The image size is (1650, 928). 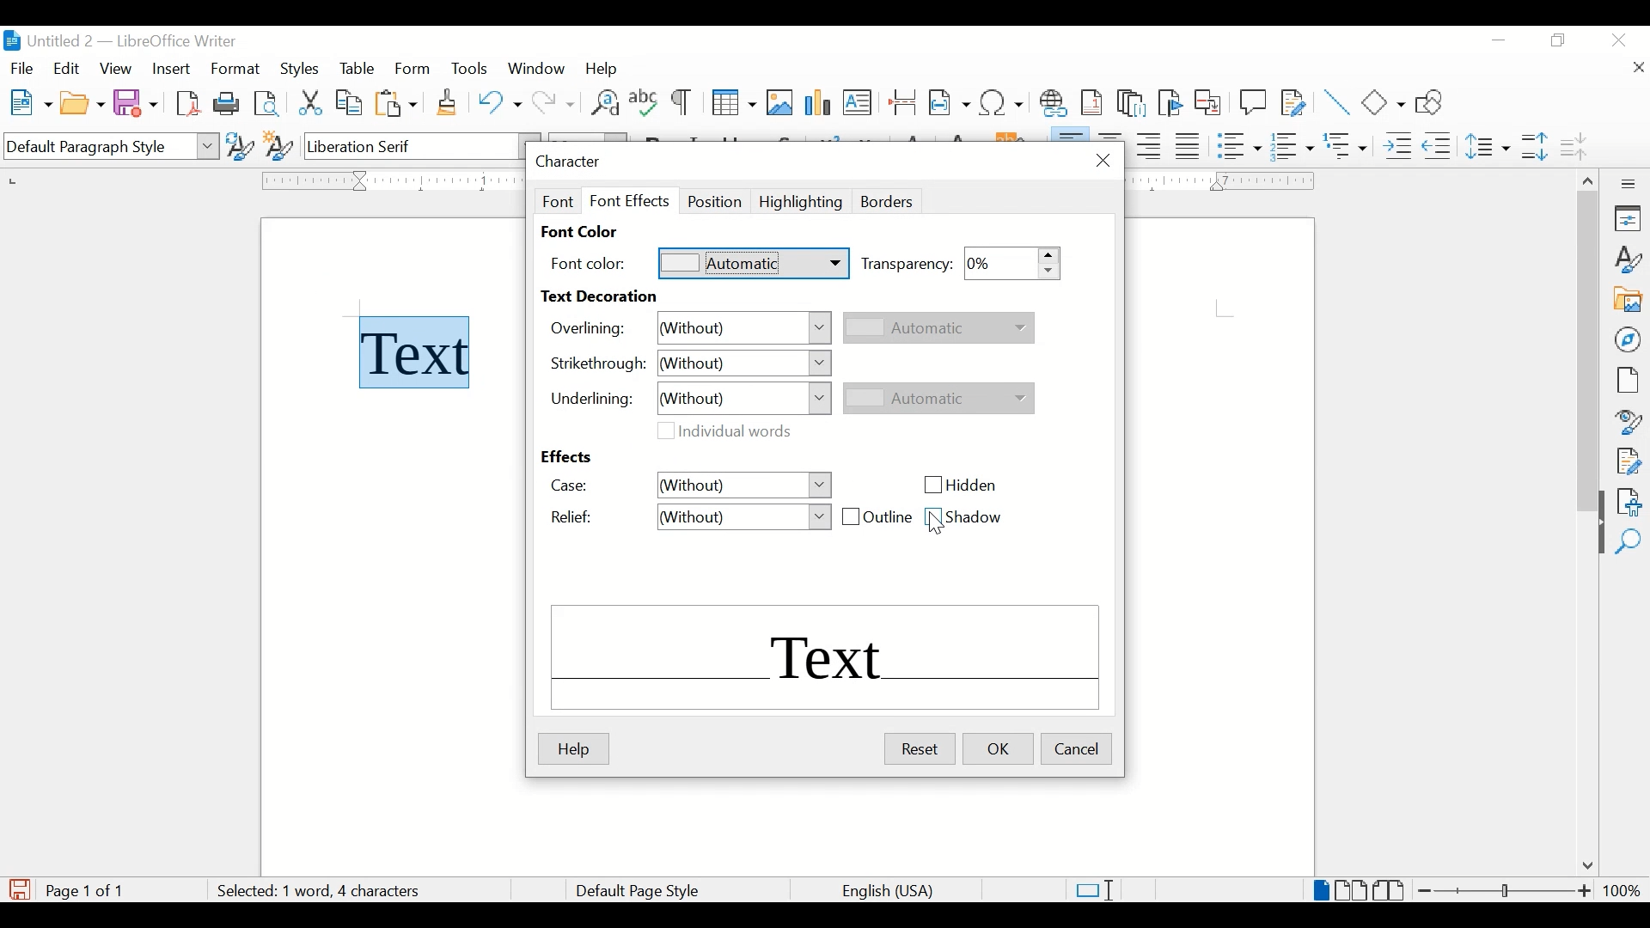 What do you see at coordinates (279, 143) in the screenshot?
I see `new style from selection` at bounding box center [279, 143].